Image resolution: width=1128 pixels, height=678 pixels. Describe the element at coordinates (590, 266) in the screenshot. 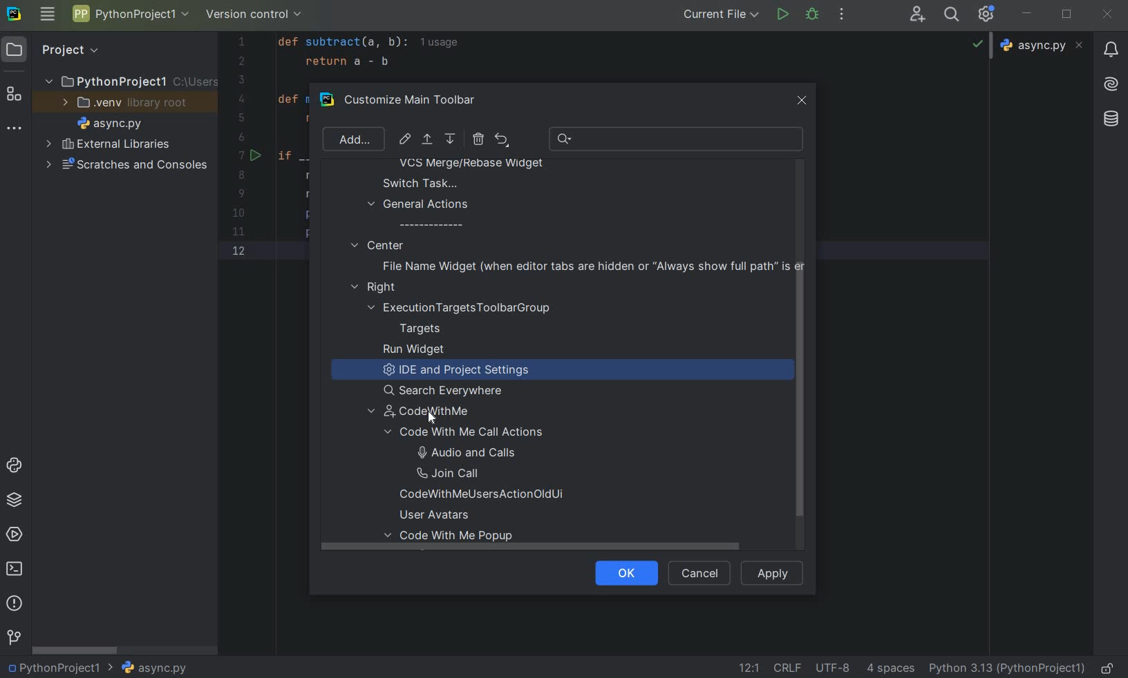

I see `file name widget` at that location.